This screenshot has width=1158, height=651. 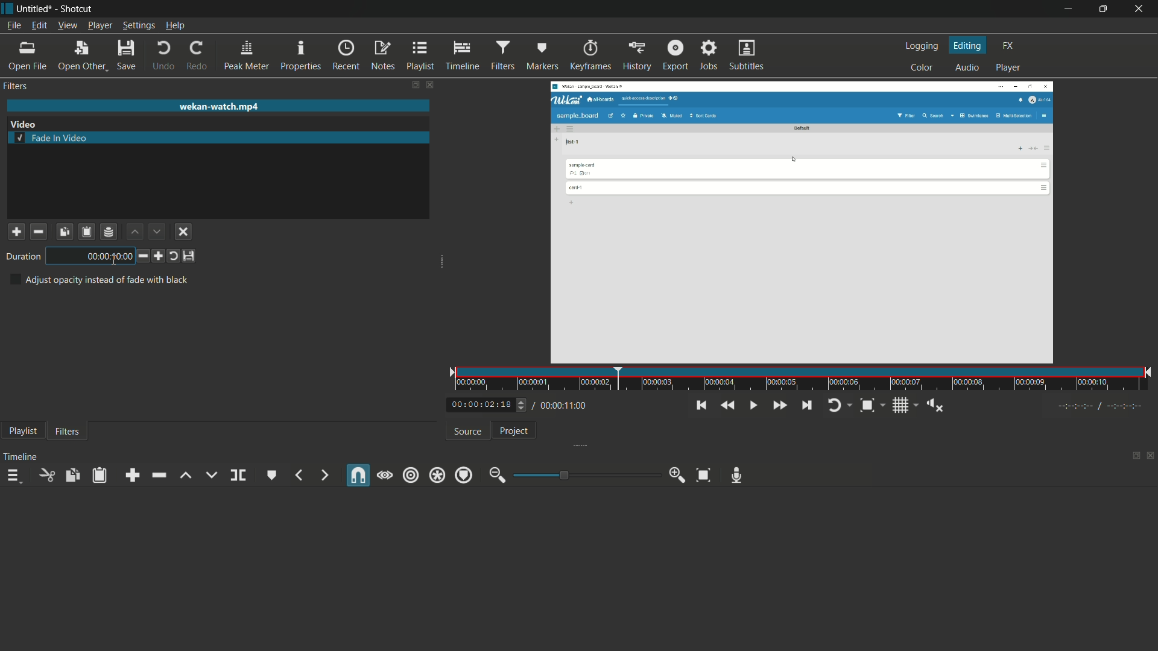 I want to click on audio, so click(x=967, y=68).